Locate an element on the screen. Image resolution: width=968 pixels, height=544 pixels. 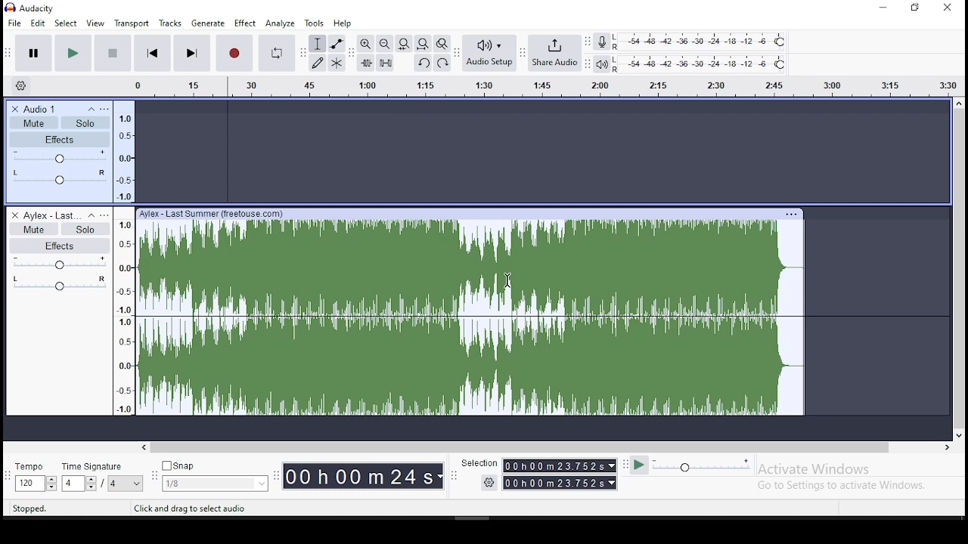
skip to start is located at coordinates (154, 53).